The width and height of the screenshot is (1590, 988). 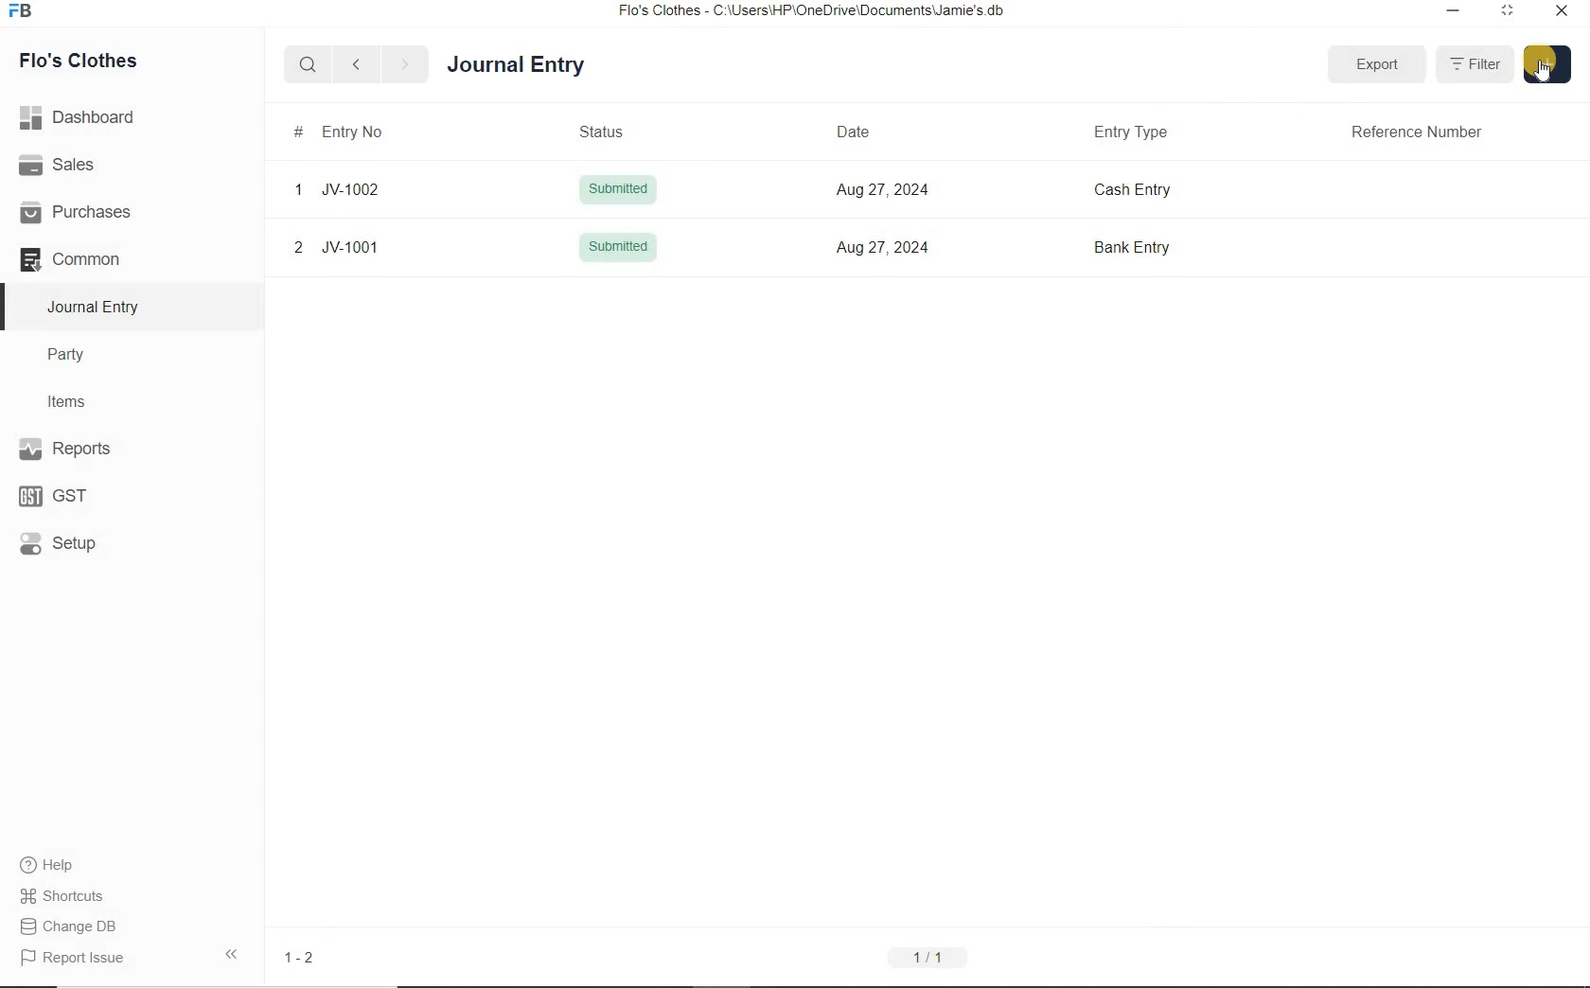 I want to click on forward, so click(x=406, y=65).